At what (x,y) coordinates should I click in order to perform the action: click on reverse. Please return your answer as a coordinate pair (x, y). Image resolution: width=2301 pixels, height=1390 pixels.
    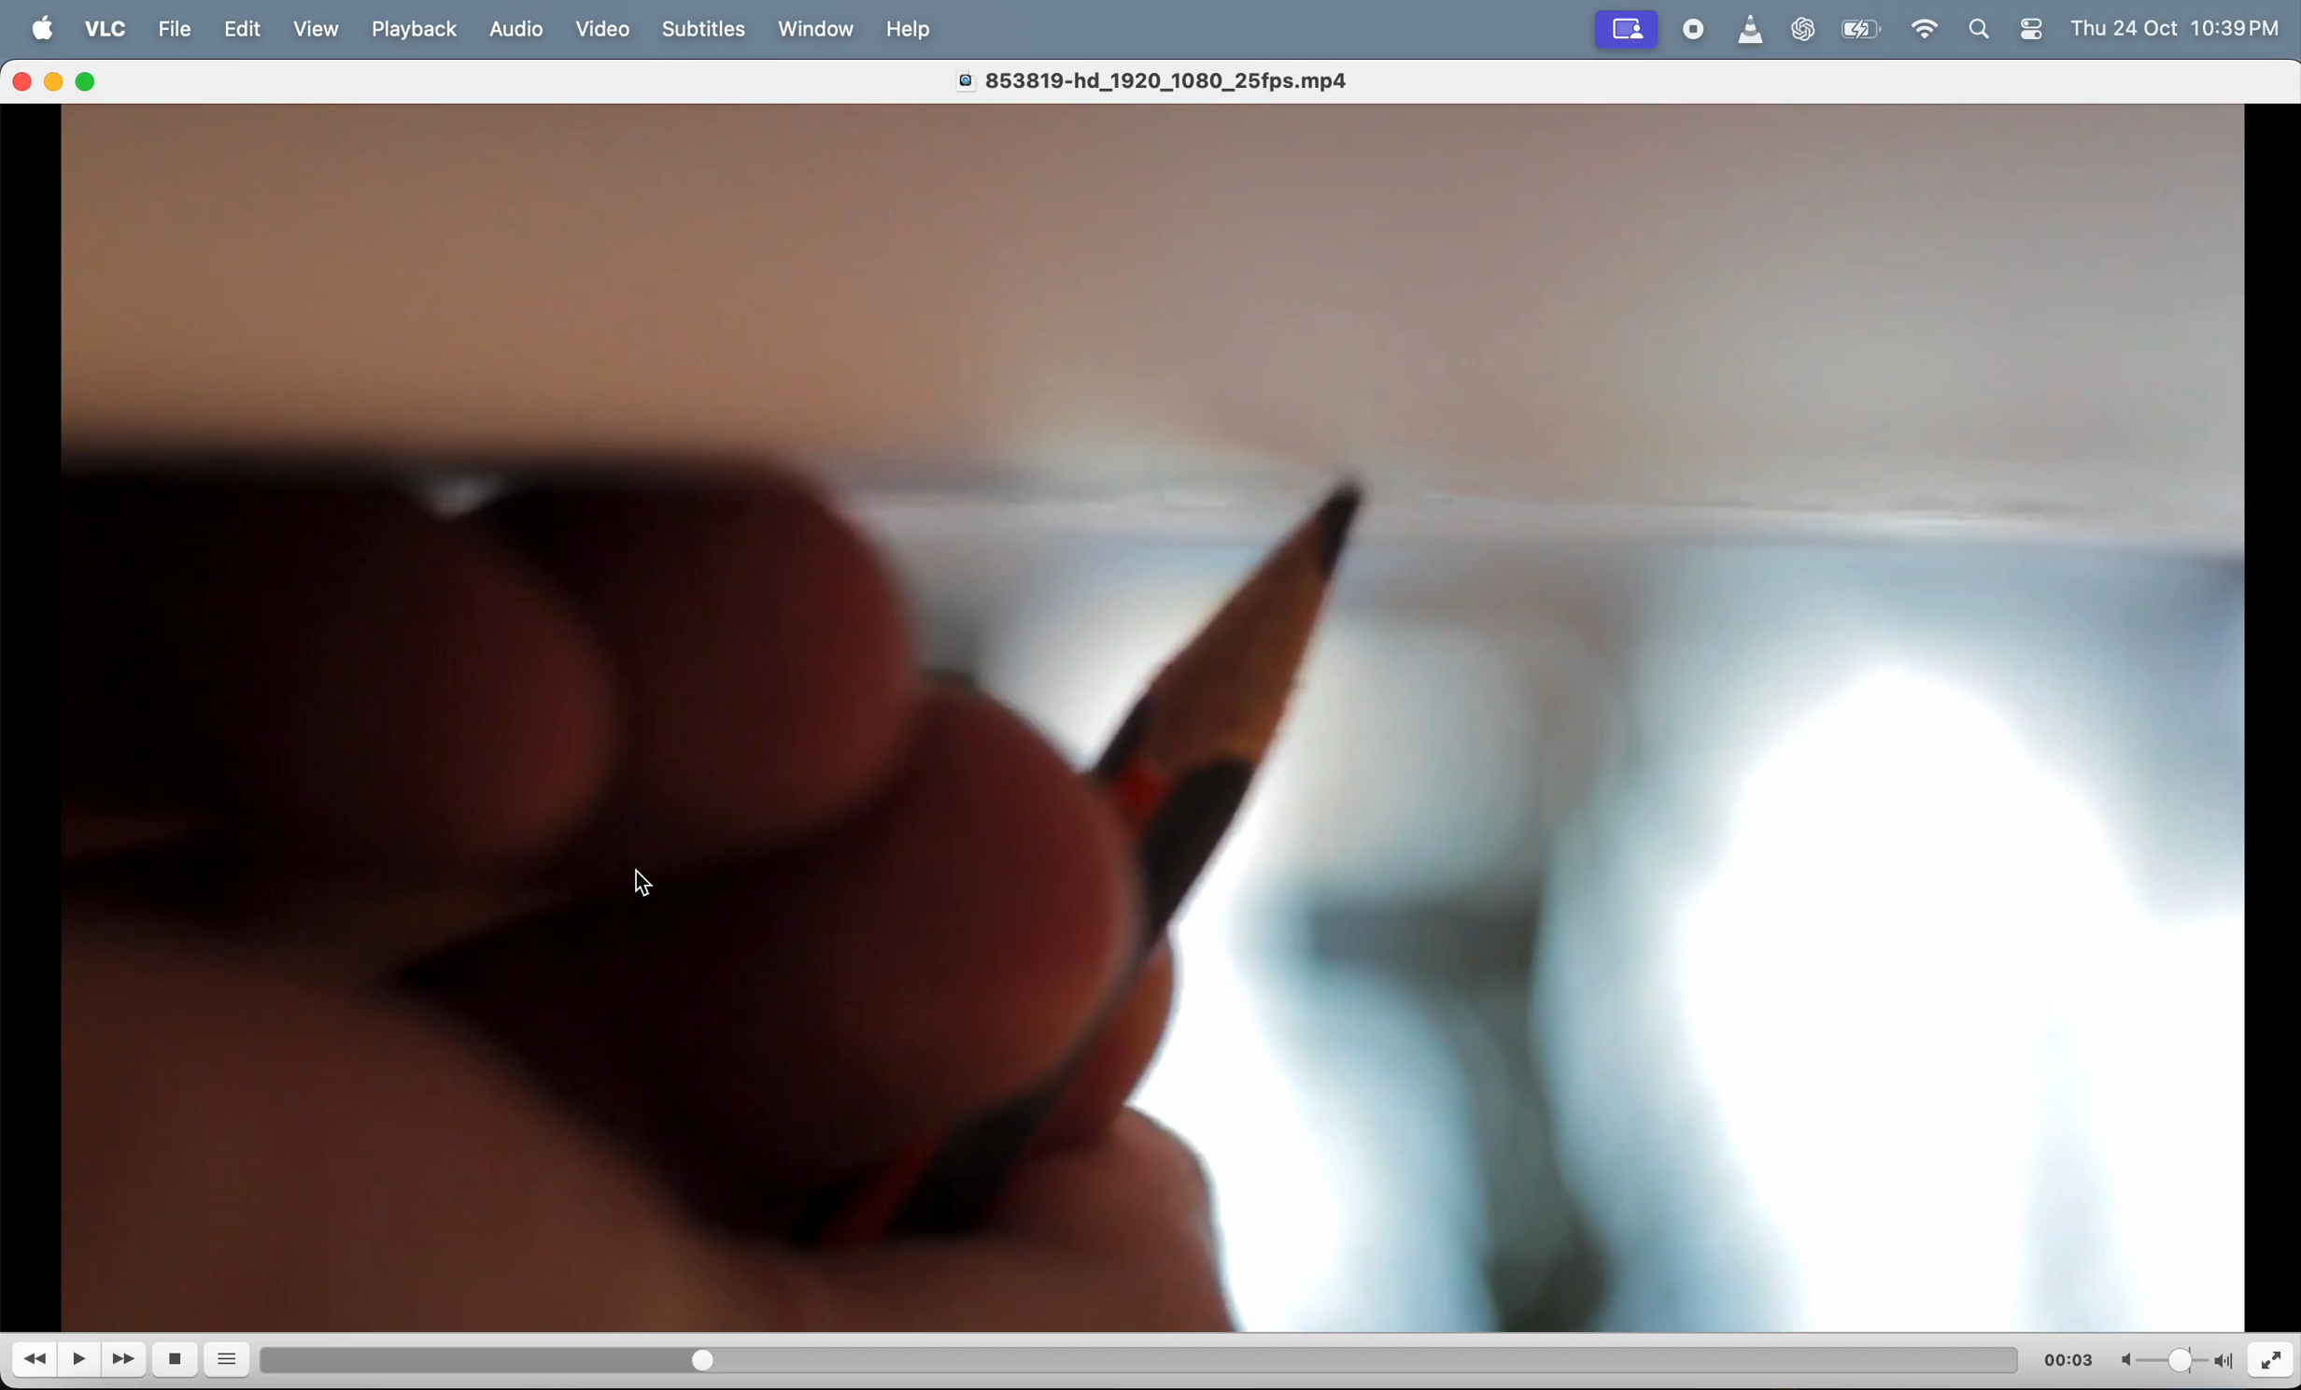
    Looking at the image, I should click on (36, 1362).